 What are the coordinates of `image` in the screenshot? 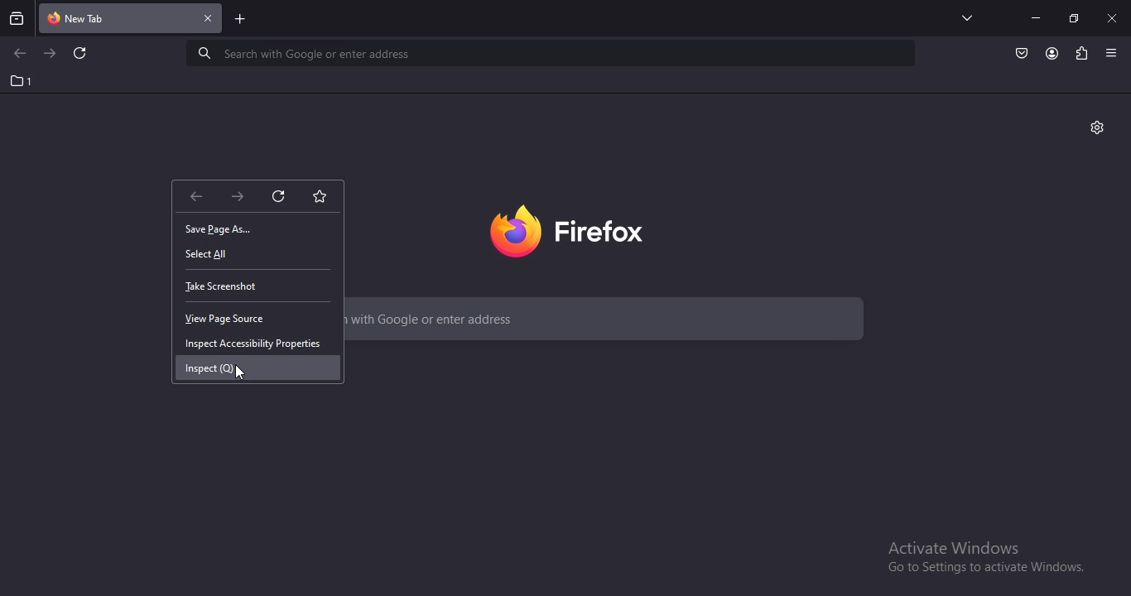 It's located at (585, 228).